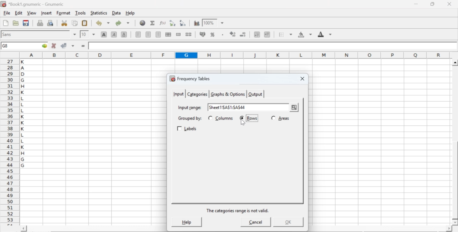 The image size is (458, 232). Describe the element at coordinates (114, 34) in the screenshot. I see `italic` at that location.